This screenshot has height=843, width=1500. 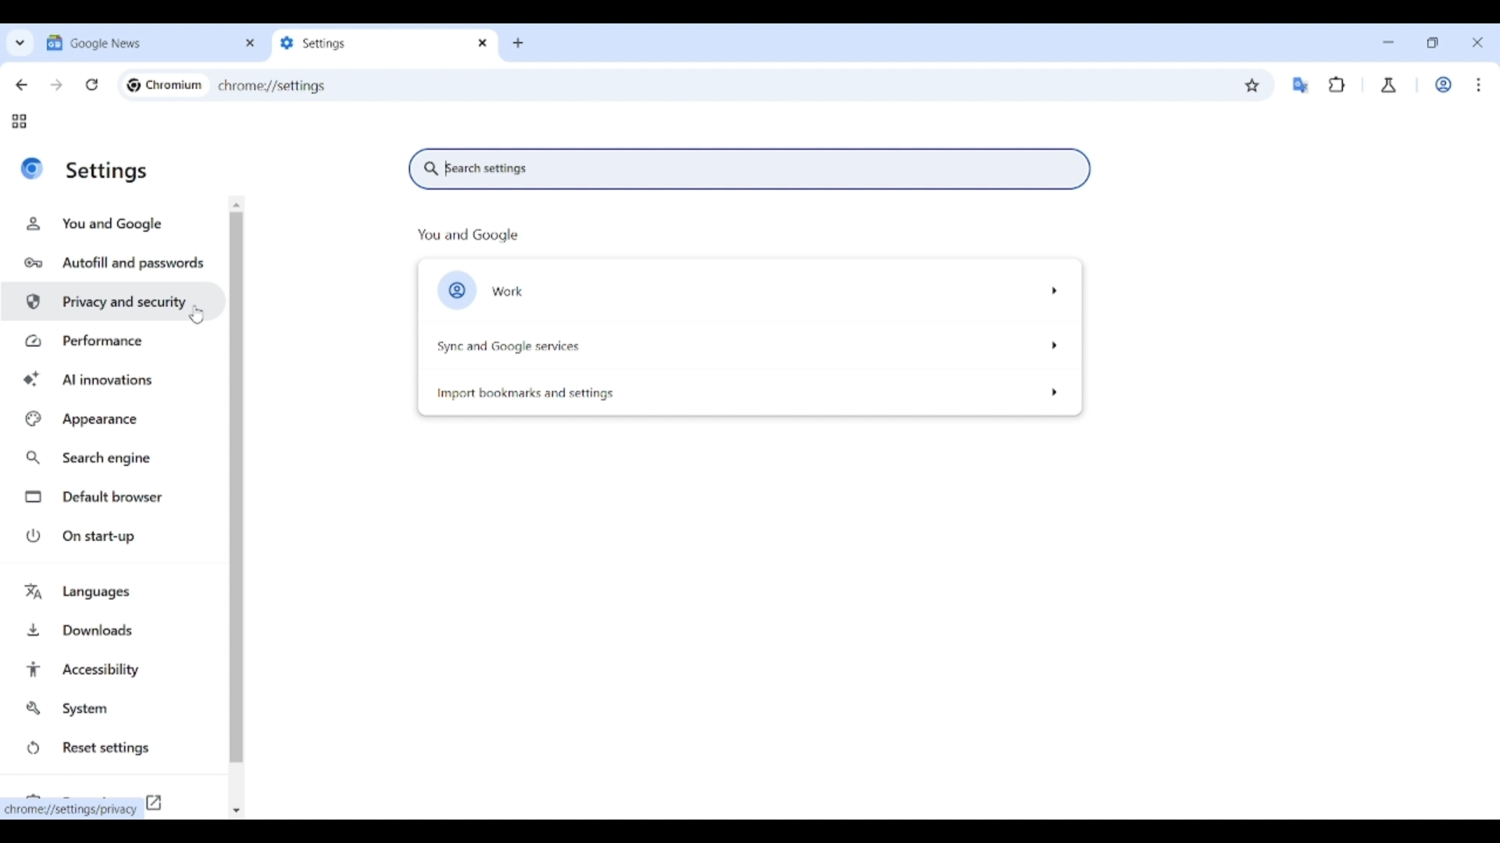 What do you see at coordinates (21, 85) in the screenshot?
I see `Go back` at bounding box center [21, 85].